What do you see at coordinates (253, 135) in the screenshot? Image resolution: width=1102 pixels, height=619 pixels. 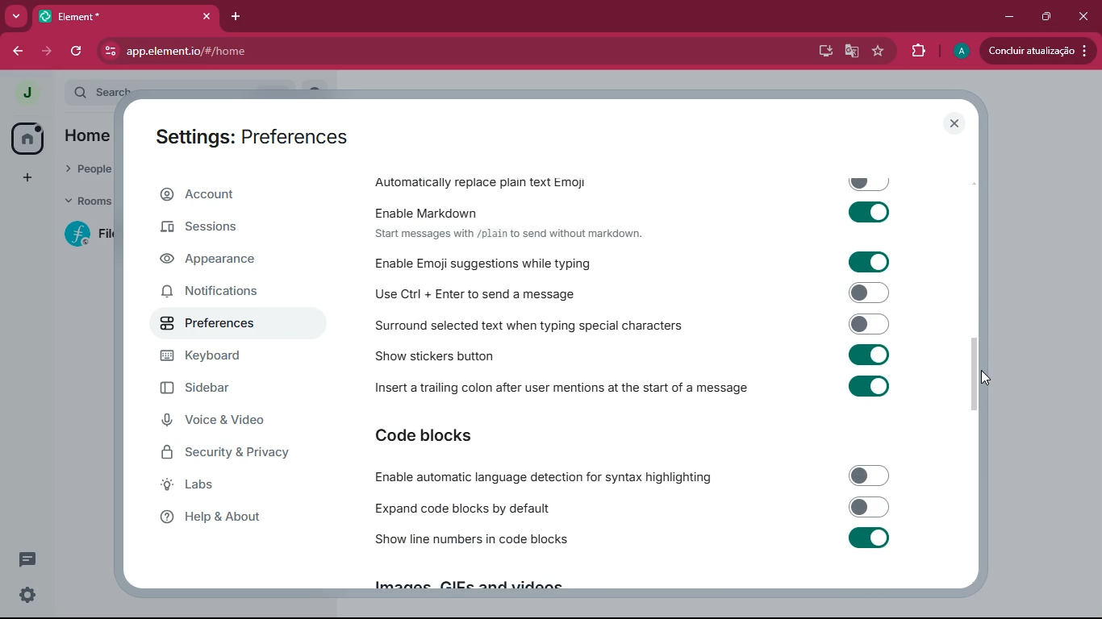 I see `settings: preferences` at bounding box center [253, 135].